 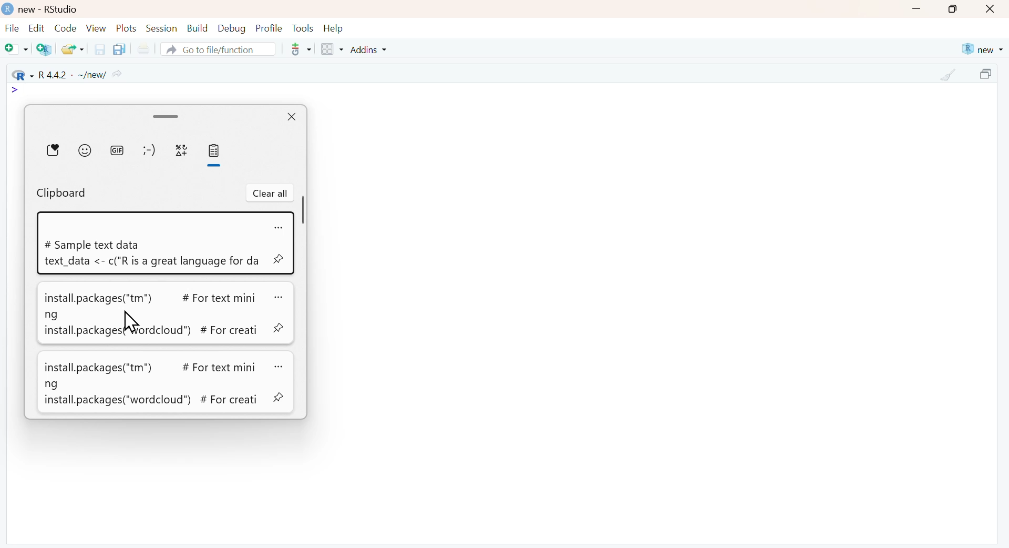 What do you see at coordinates (62, 193) in the screenshot?
I see `Clipboard` at bounding box center [62, 193].